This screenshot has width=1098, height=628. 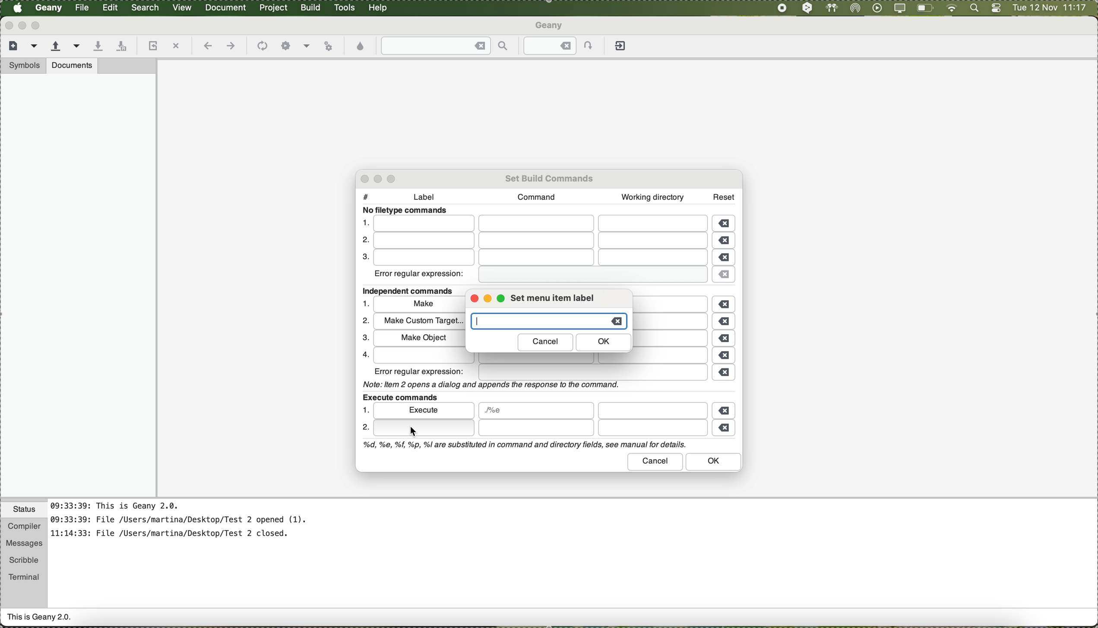 I want to click on click, so click(x=423, y=428).